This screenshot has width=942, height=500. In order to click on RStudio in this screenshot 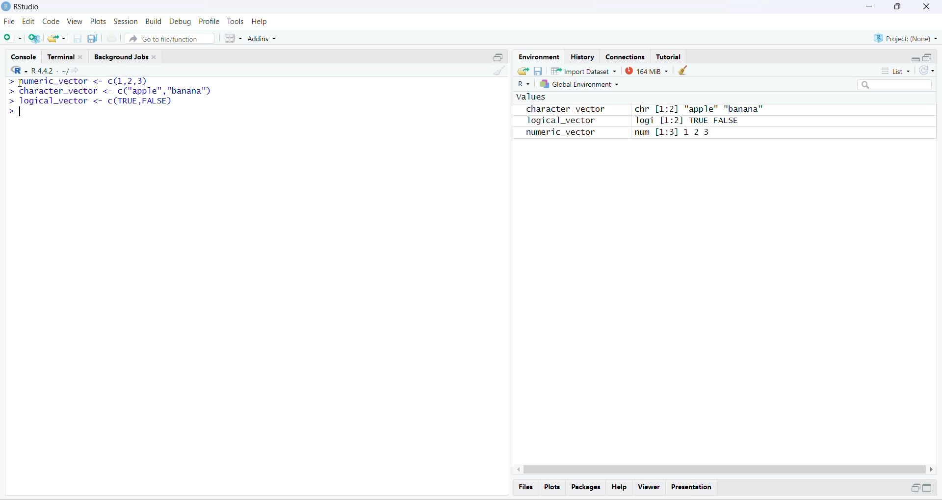, I will do `click(29, 6)`.